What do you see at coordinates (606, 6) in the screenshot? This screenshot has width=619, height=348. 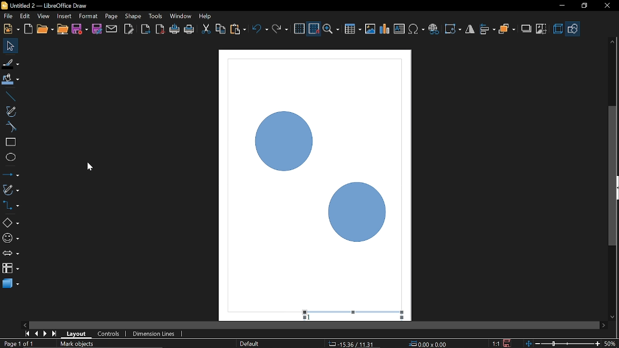 I see `CLose` at bounding box center [606, 6].